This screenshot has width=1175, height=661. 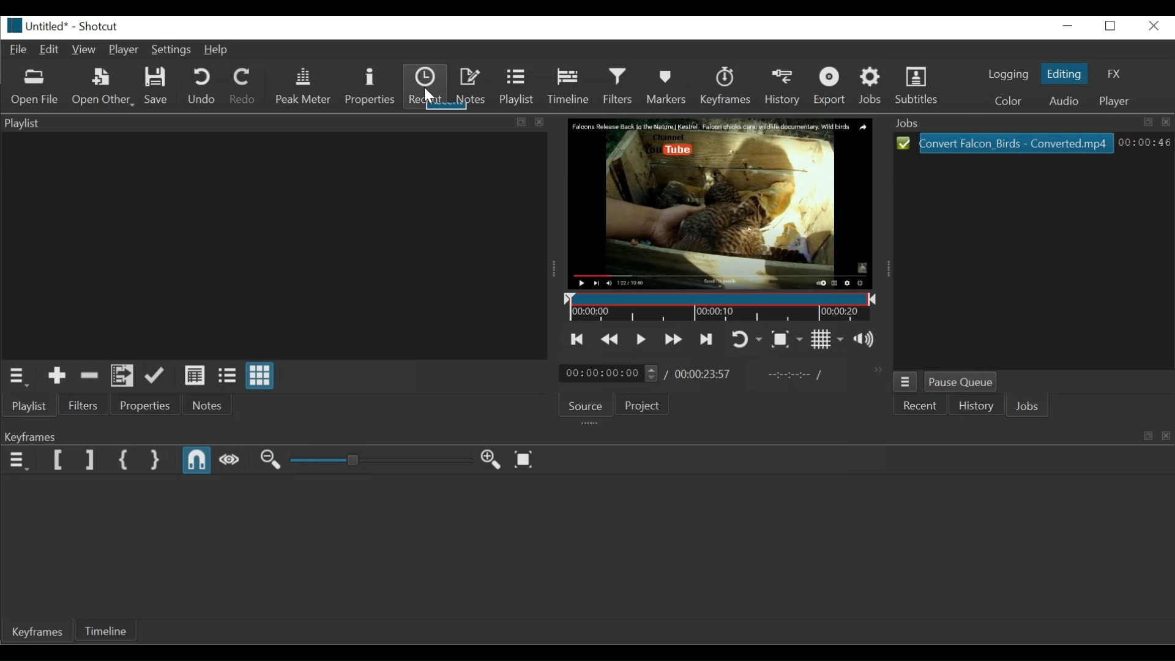 I want to click on Timeline, so click(x=110, y=632).